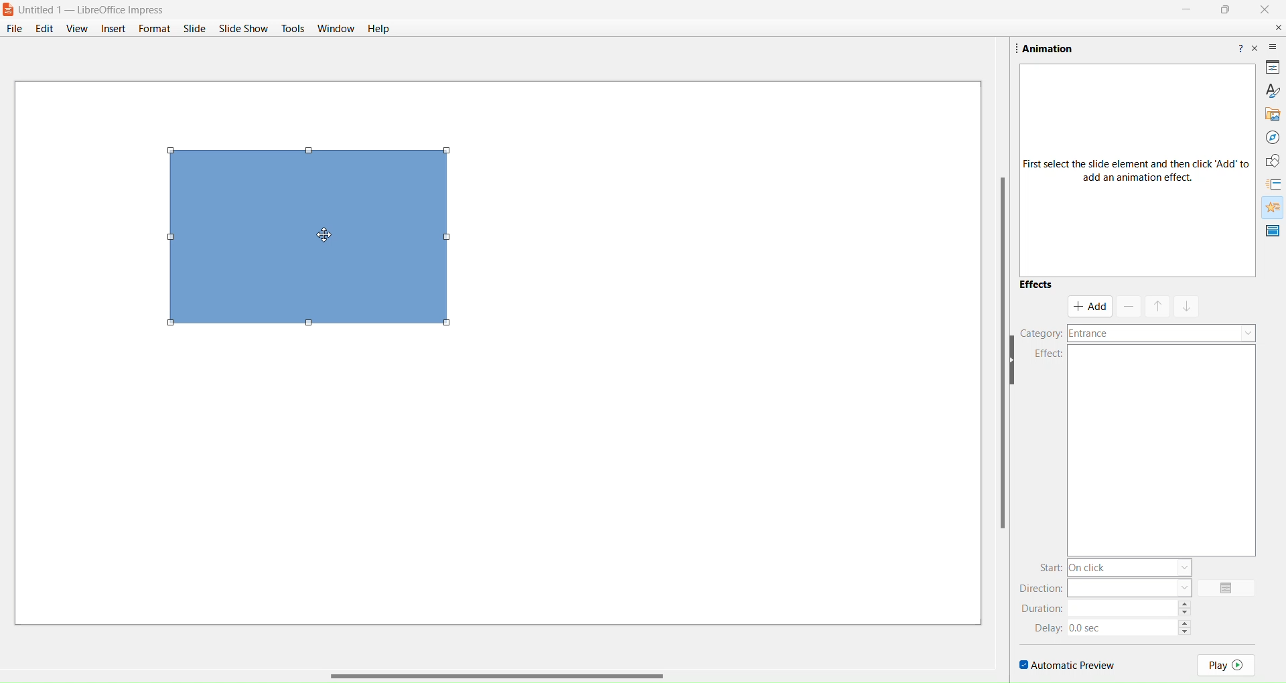 Image resolution: width=1286 pixels, height=683 pixels. Describe the element at coordinates (1123, 625) in the screenshot. I see `time` at that location.